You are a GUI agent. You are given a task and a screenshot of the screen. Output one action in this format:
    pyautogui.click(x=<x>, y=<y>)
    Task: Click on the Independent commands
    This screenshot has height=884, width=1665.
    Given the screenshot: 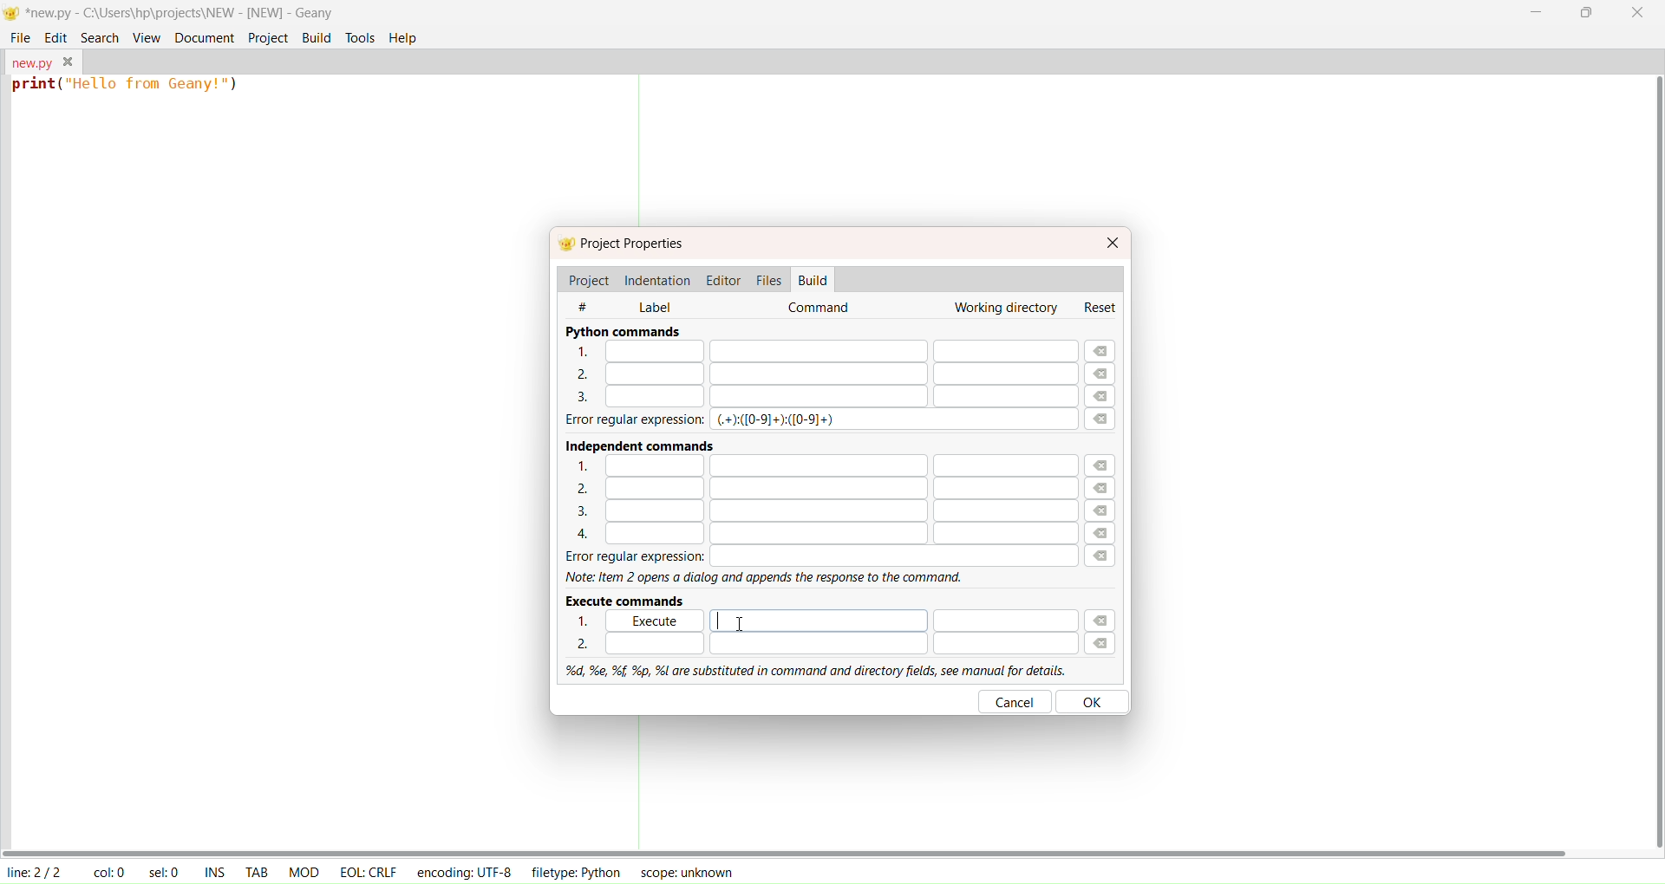 What is the action you would take?
    pyautogui.click(x=632, y=443)
    